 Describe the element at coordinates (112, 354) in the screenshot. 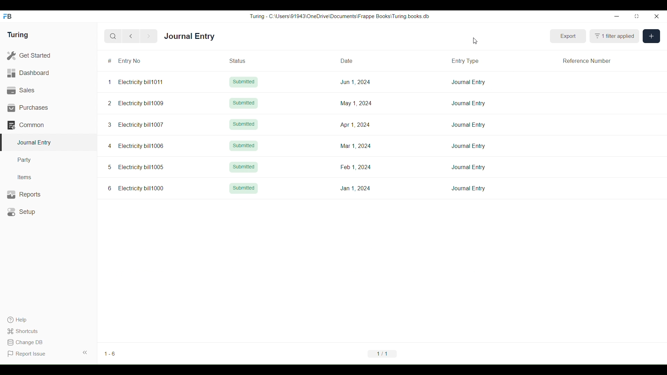

I see `1-10` at that location.